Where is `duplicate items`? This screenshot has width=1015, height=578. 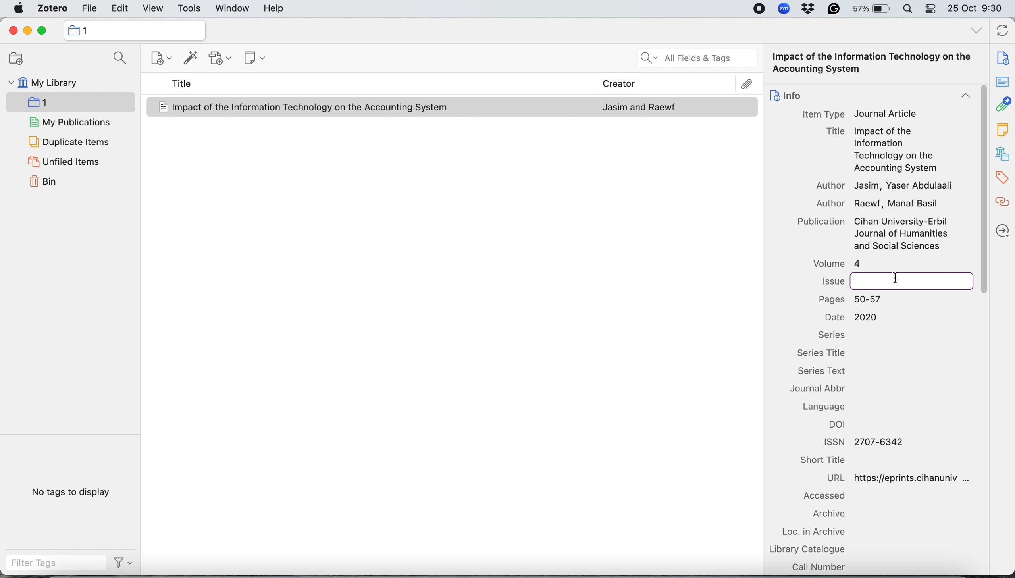
duplicate items is located at coordinates (69, 140).